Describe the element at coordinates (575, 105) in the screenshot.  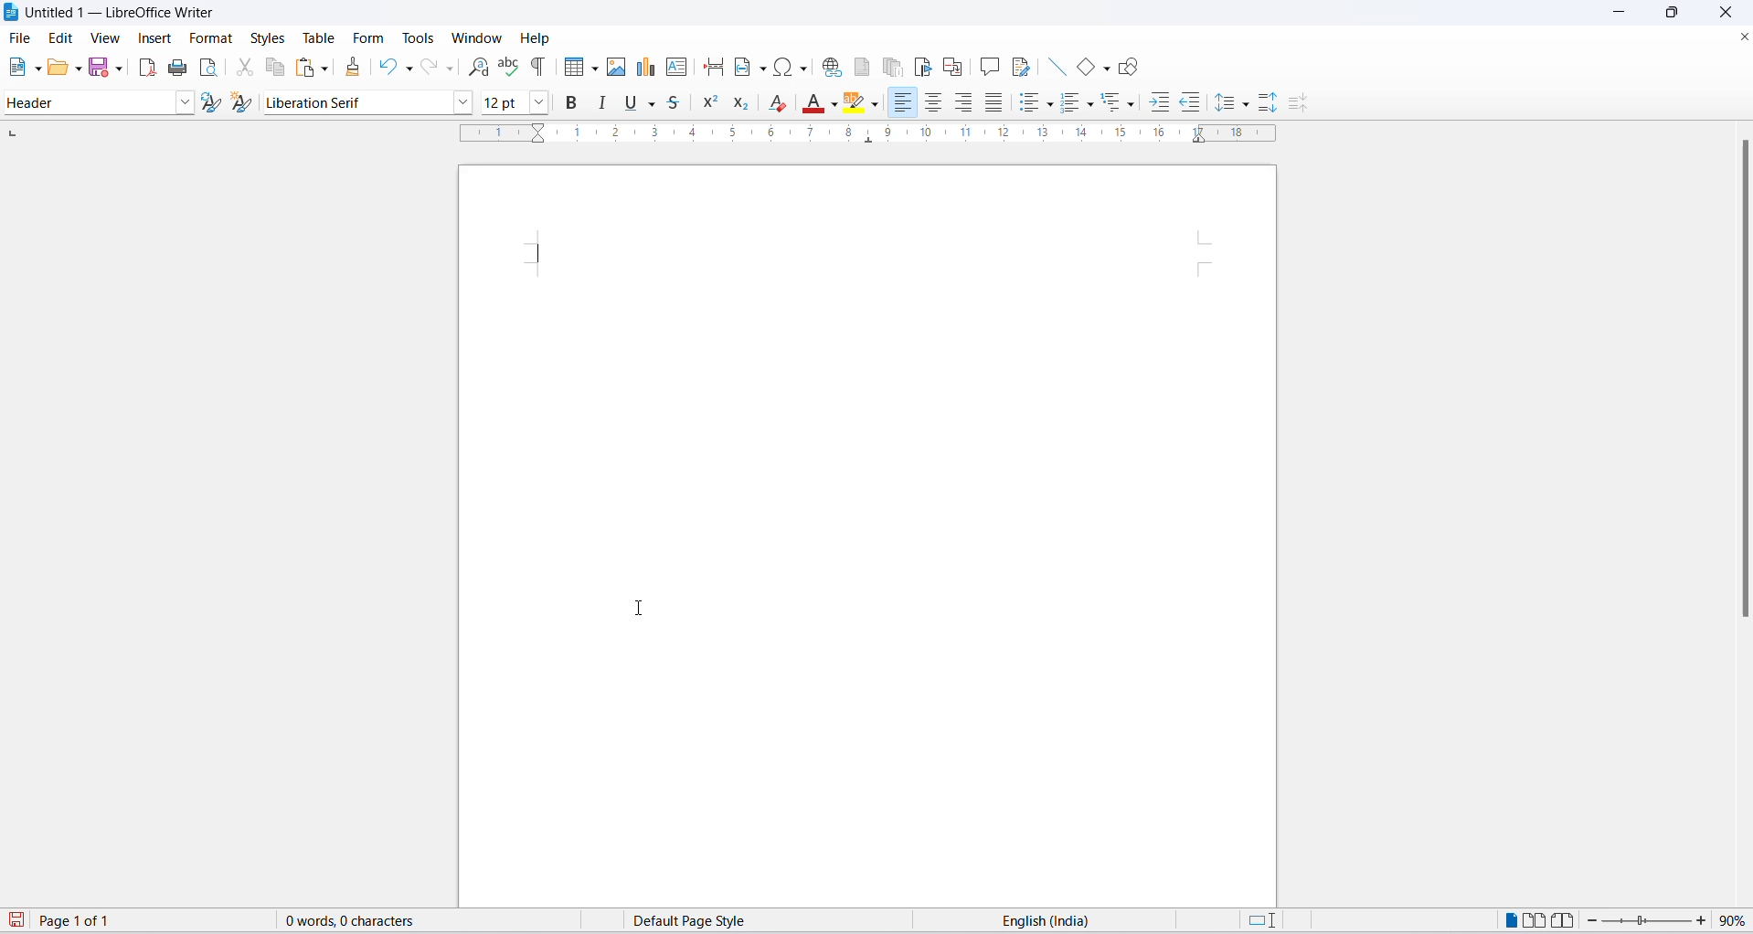
I see `bold` at that location.